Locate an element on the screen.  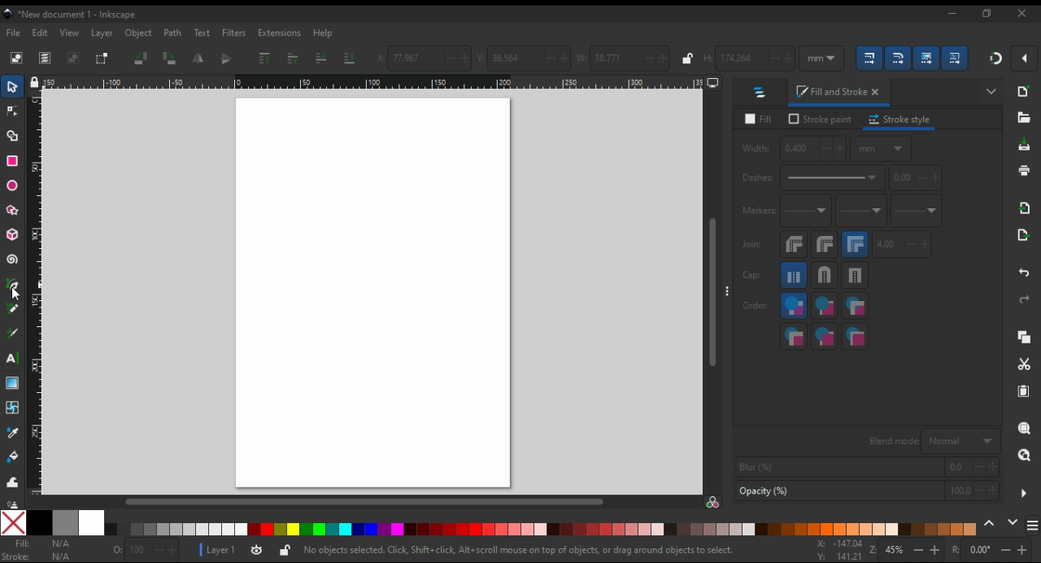
calligraphy tool is located at coordinates (13, 333).